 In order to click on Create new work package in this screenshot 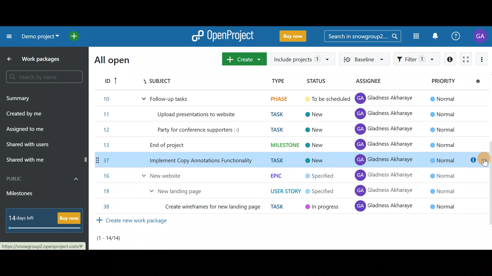, I will do `click(129, 221)`.